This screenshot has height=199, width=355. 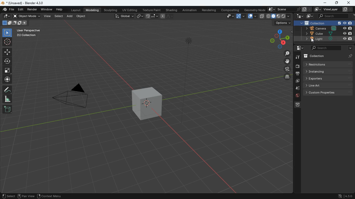 I want to click on search, so click(x=326, y=48).